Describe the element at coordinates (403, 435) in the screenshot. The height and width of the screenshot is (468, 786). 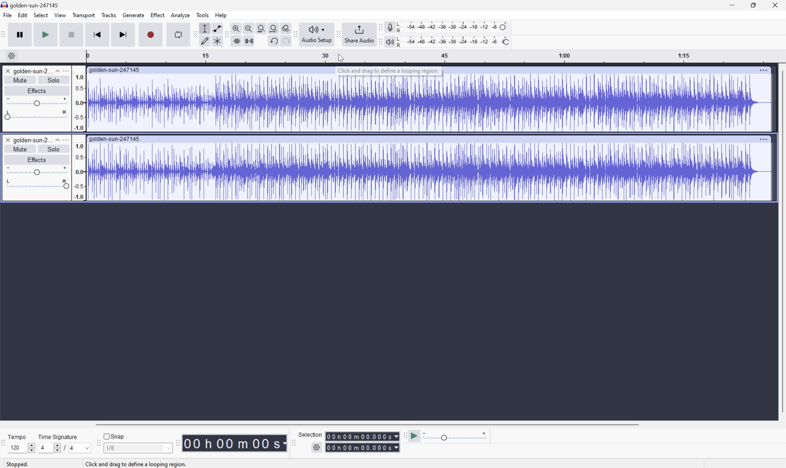
I see `Audacity Play at speed toolbar` at that location.